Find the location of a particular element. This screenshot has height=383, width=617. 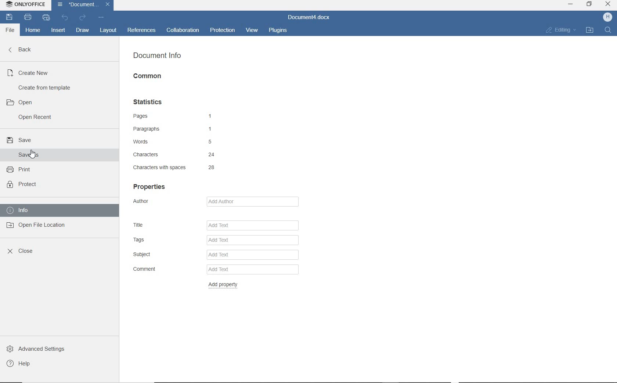

references is located at coordinates (142, 30).